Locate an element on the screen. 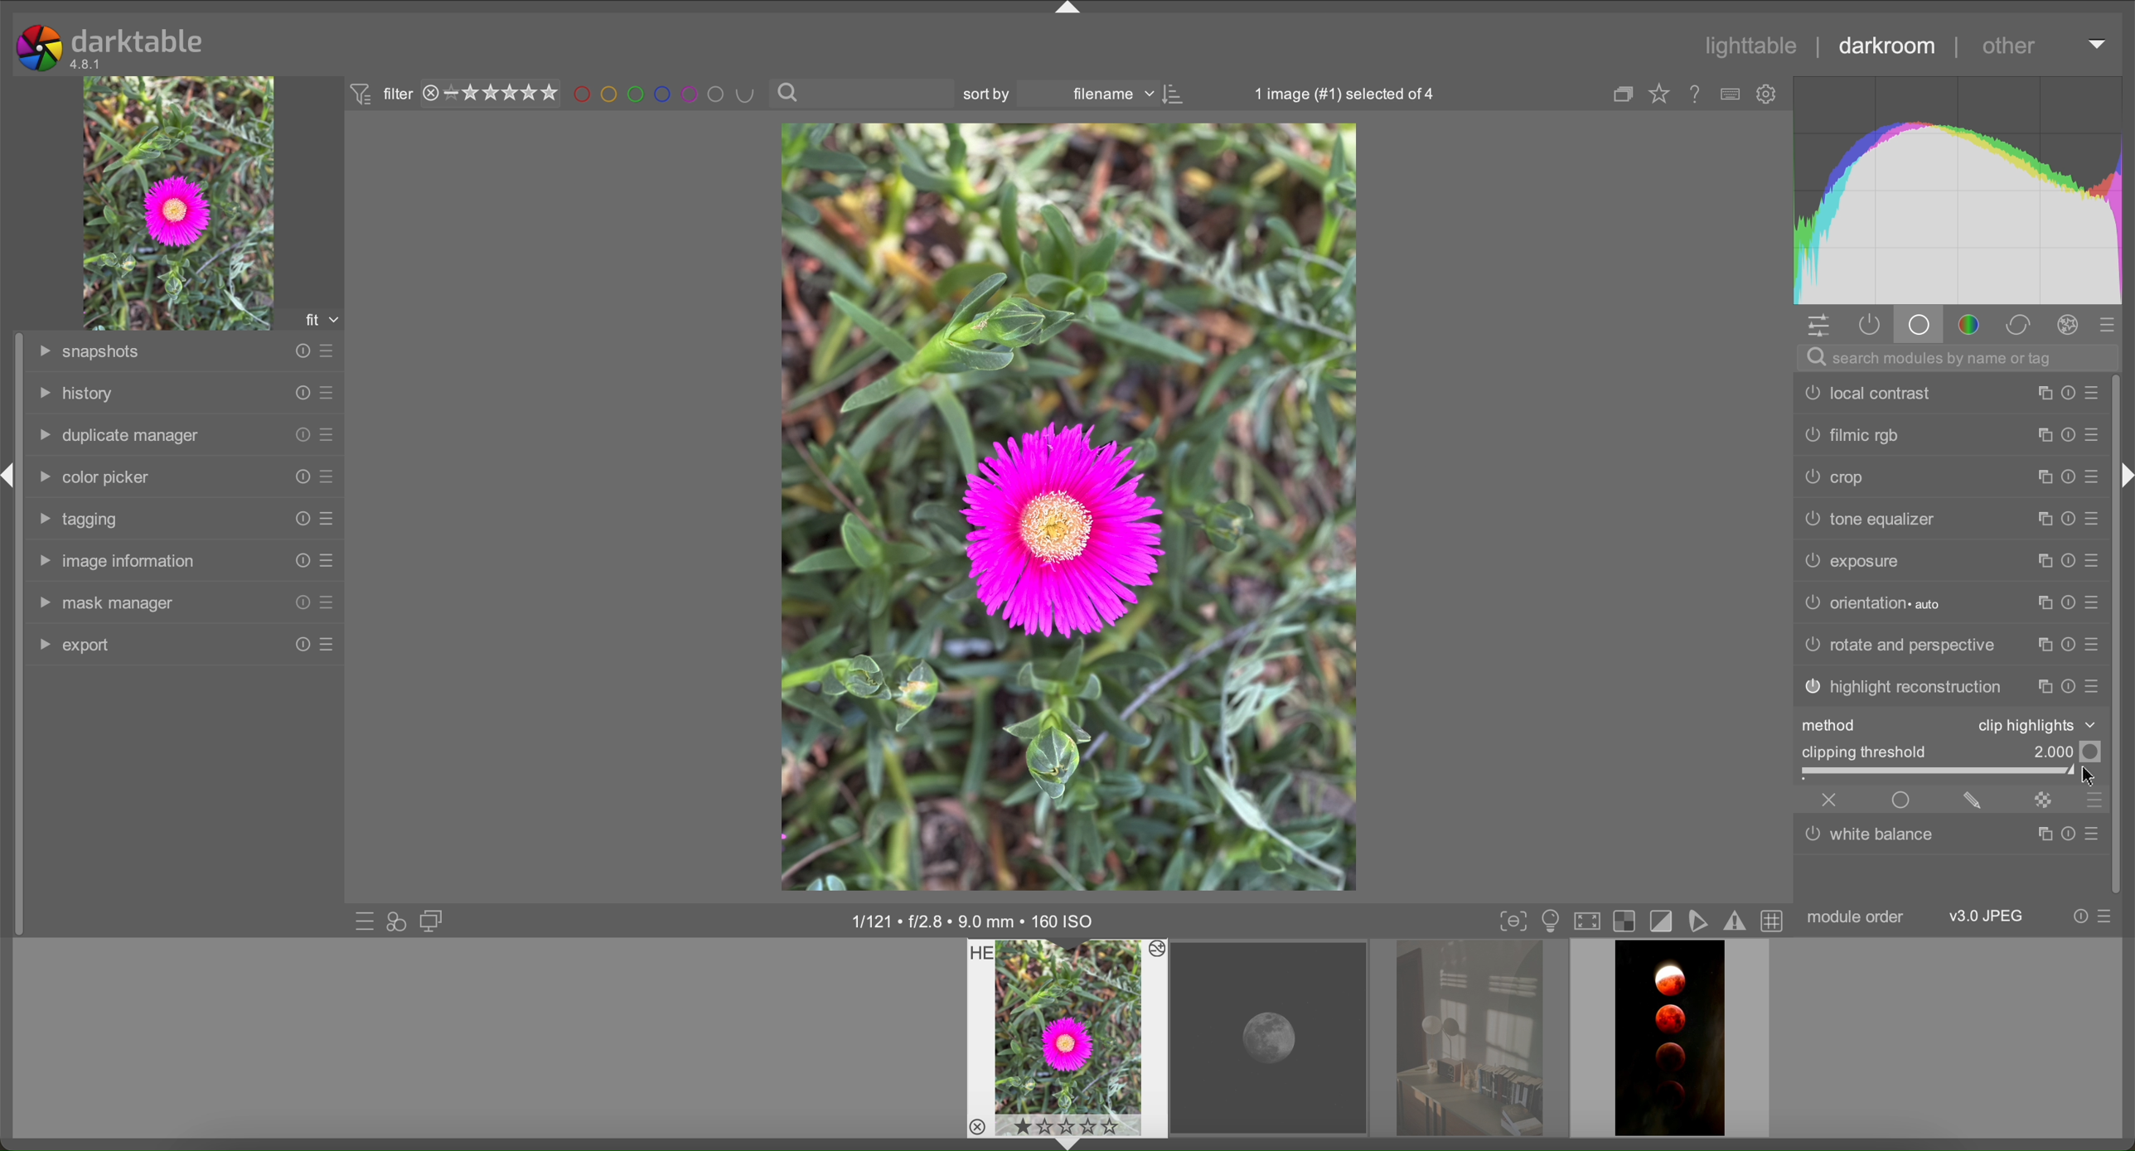  presets is located at coordinates (326, 645).